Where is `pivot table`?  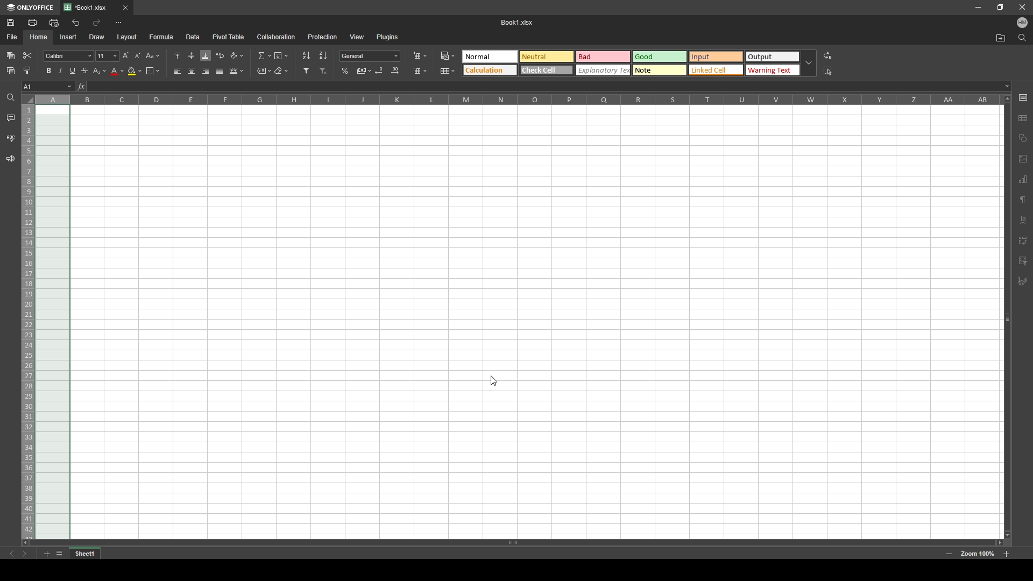
pivot table is located at coordinates (229, 36).